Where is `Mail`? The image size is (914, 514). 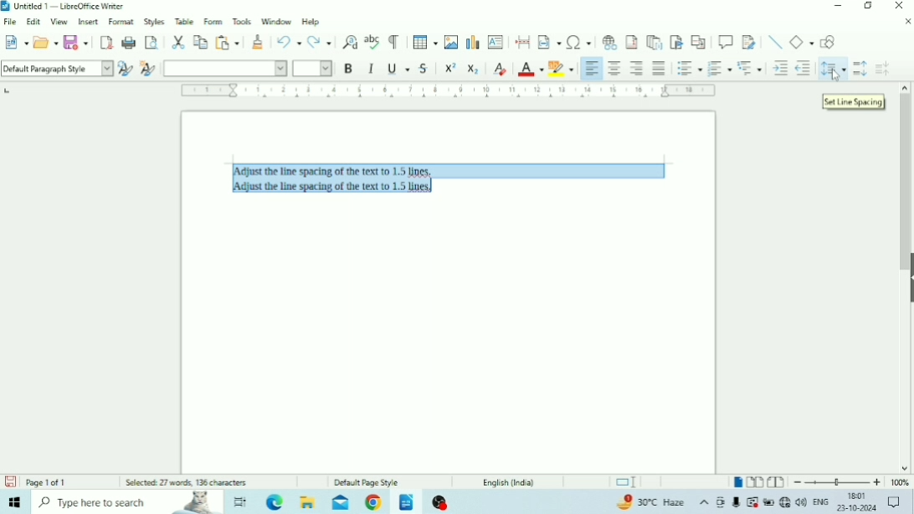 Mail is located at coordinates (341, 502).